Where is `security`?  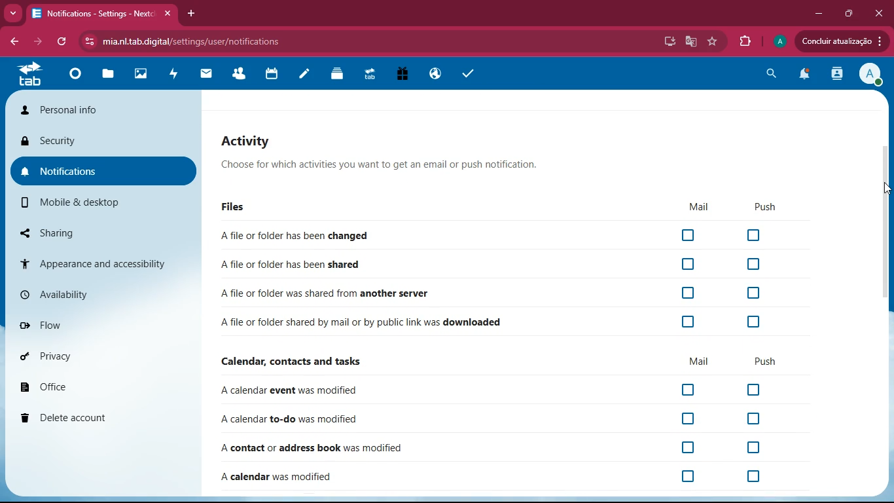
security is located at coordinates (105, 142).